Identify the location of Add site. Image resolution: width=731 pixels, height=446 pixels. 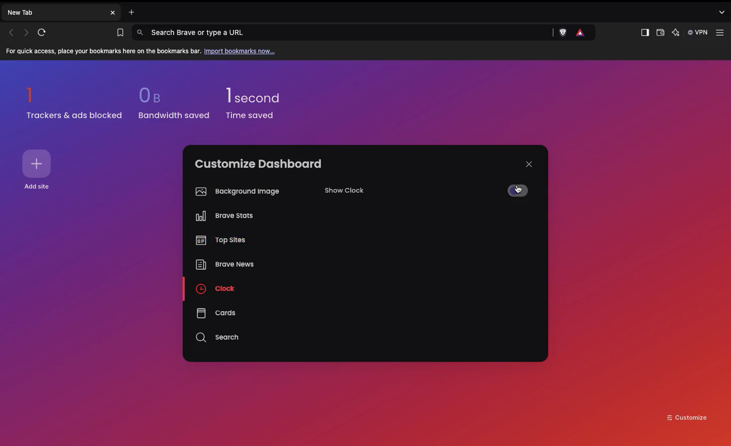
(39, 164).